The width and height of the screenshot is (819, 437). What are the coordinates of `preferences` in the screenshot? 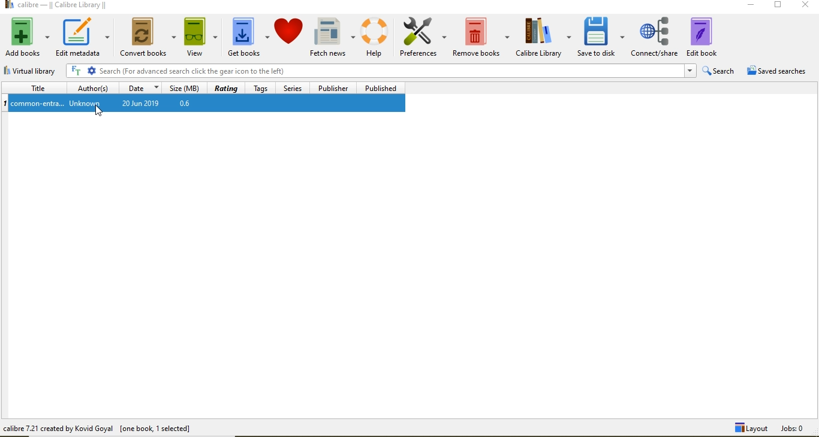 It's located at (424, 37).